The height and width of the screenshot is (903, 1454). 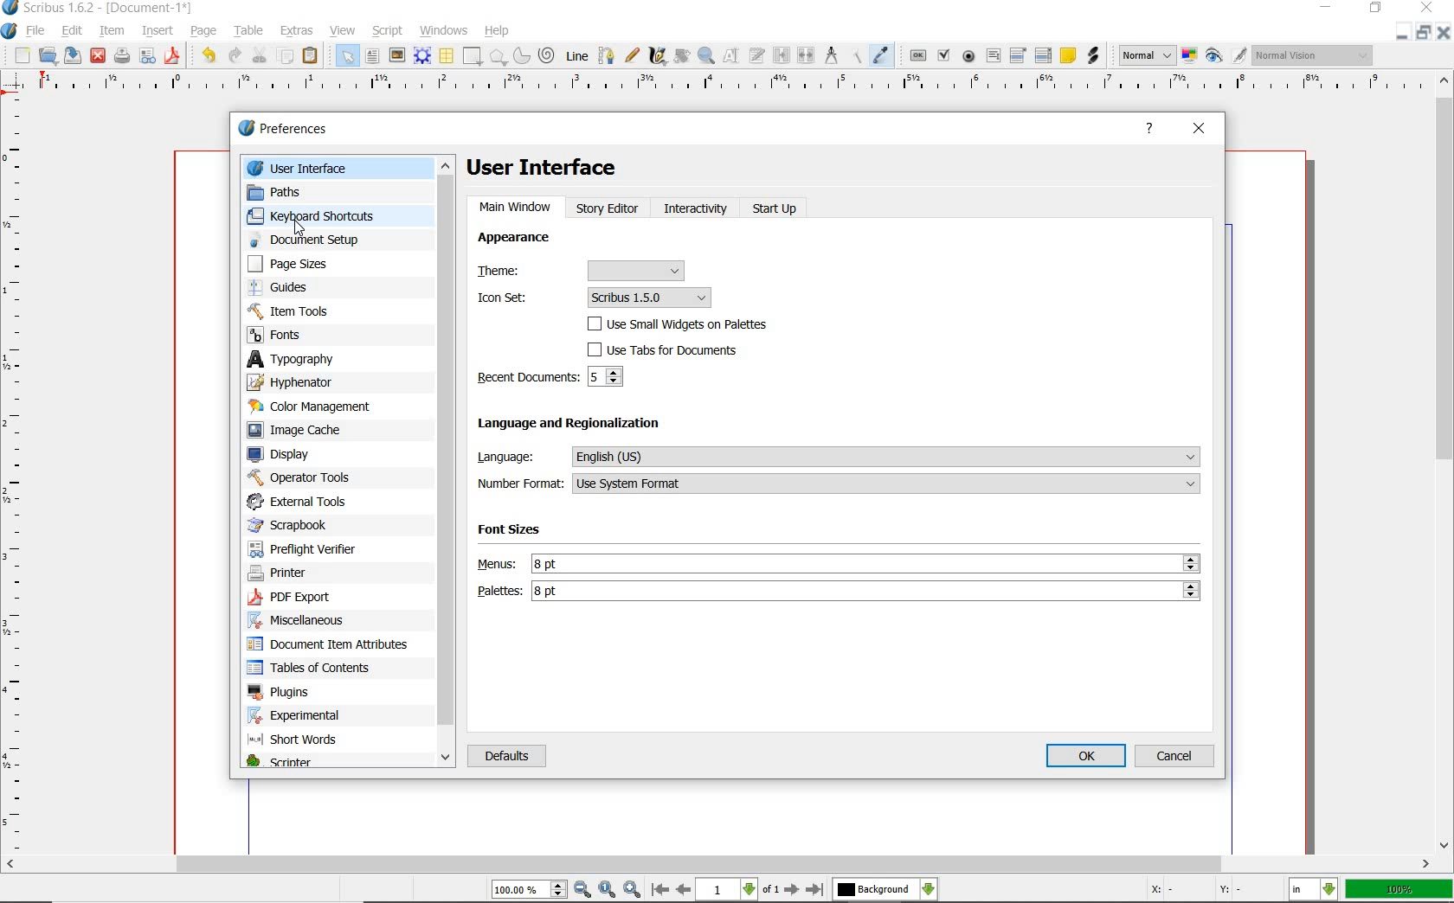 I want to click on keyboard shortcuts, so click(x=325, y=215).